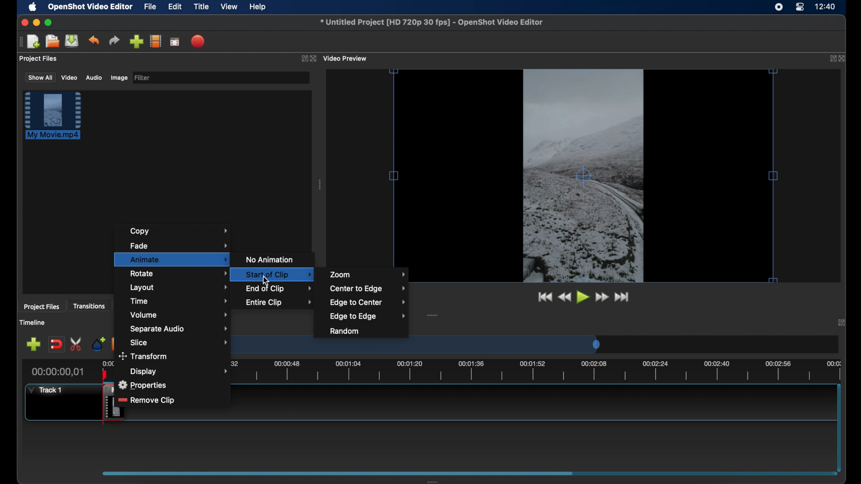  Describe the element at coordinates (49, 22) in the screenshot. I see `maximize` at that location.